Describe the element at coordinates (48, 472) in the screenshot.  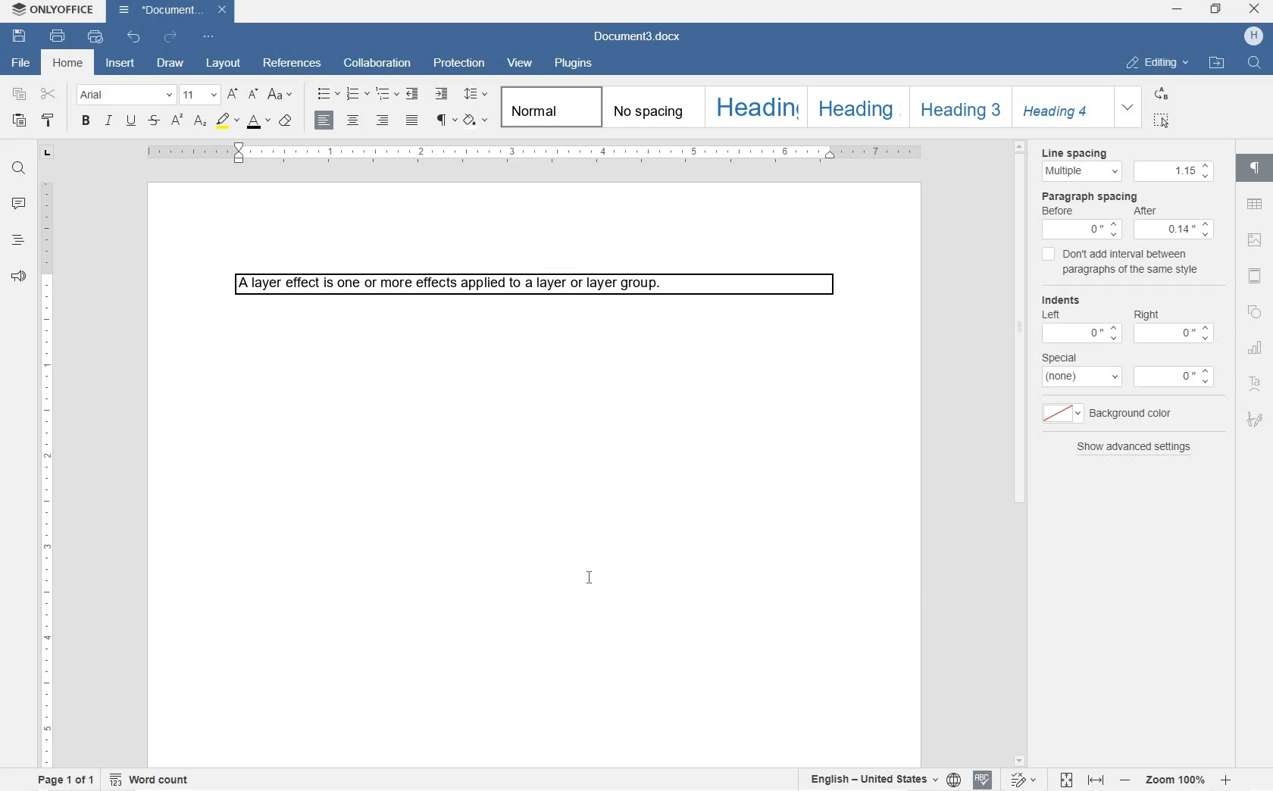
I see `RULER` at that location.